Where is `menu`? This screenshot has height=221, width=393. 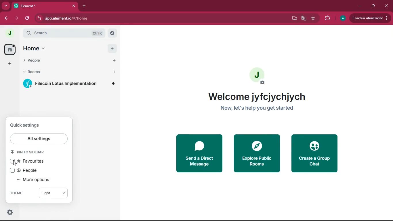
menu is located at coordinates (45, 49).